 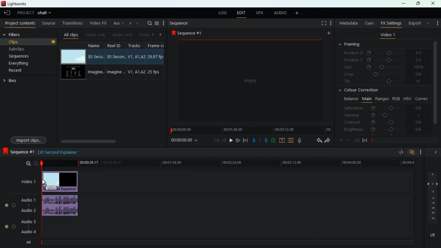 What do you see at coordinates (435, 86) in the screenshot?
I see `vertical scroll bar` at bounding box center [435, 86].